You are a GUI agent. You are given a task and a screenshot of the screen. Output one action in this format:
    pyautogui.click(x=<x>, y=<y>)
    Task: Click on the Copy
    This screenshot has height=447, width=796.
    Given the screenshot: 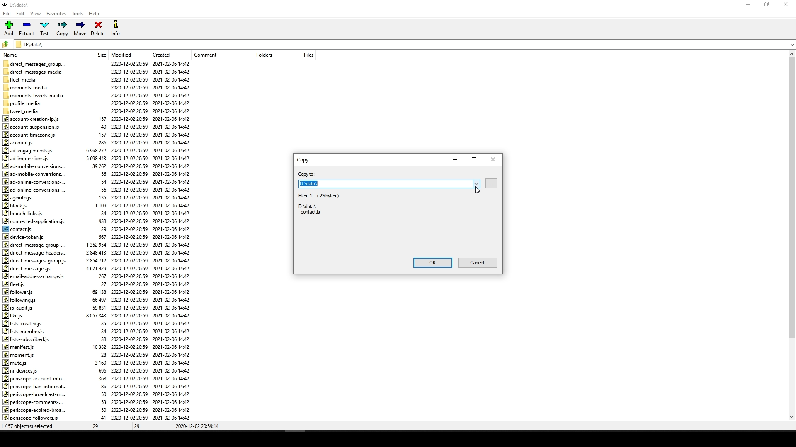 What is the action you would take?
    pyautogui.click(x=63, y=29)
    